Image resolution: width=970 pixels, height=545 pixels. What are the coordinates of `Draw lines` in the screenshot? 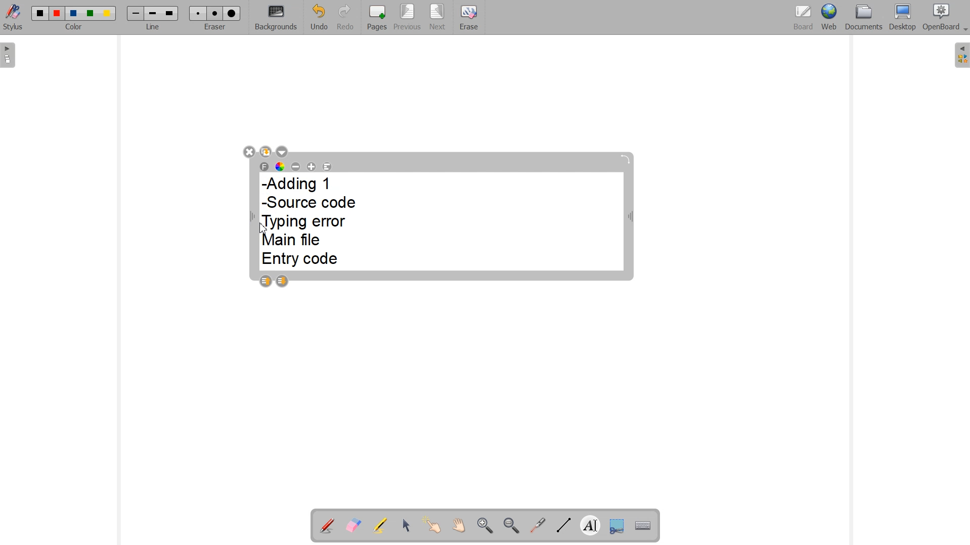 It's located at (562, 525).